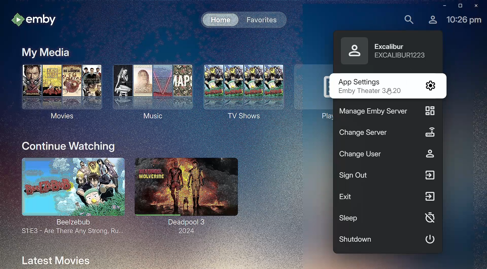  Describe the element at coordinates (150, 91) in the screenshot. I see `Music` at that location.